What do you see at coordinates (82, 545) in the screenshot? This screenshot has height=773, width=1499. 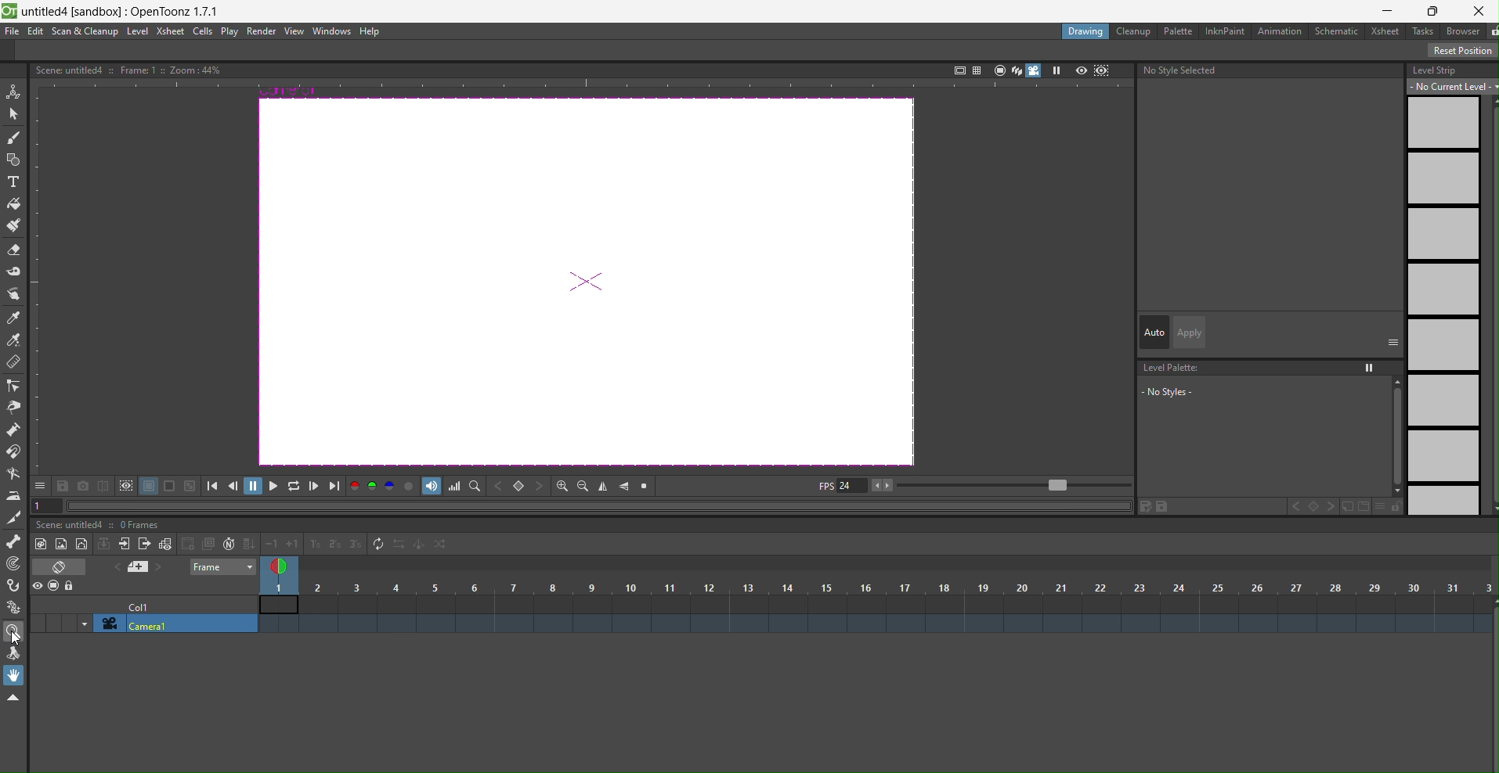 I see `new toonz level` at bounding box center [82, 545].